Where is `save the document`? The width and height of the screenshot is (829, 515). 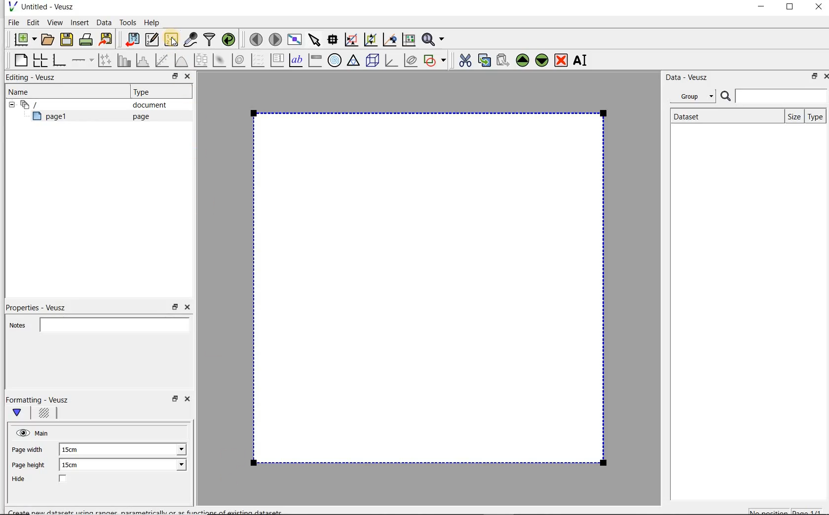
save the document is located at coordinates (69, 40).